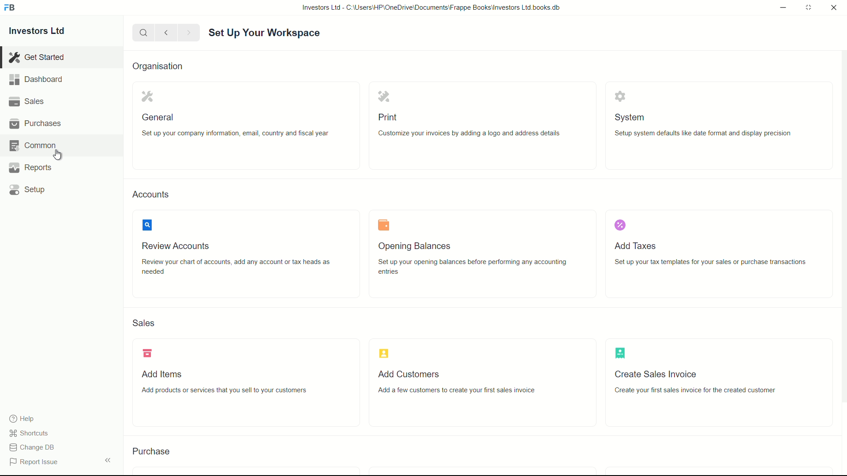 The height and width of the screenshot is (476, 847). I want to click on Setup system defaults like date format and display precision, so click(701, 133).